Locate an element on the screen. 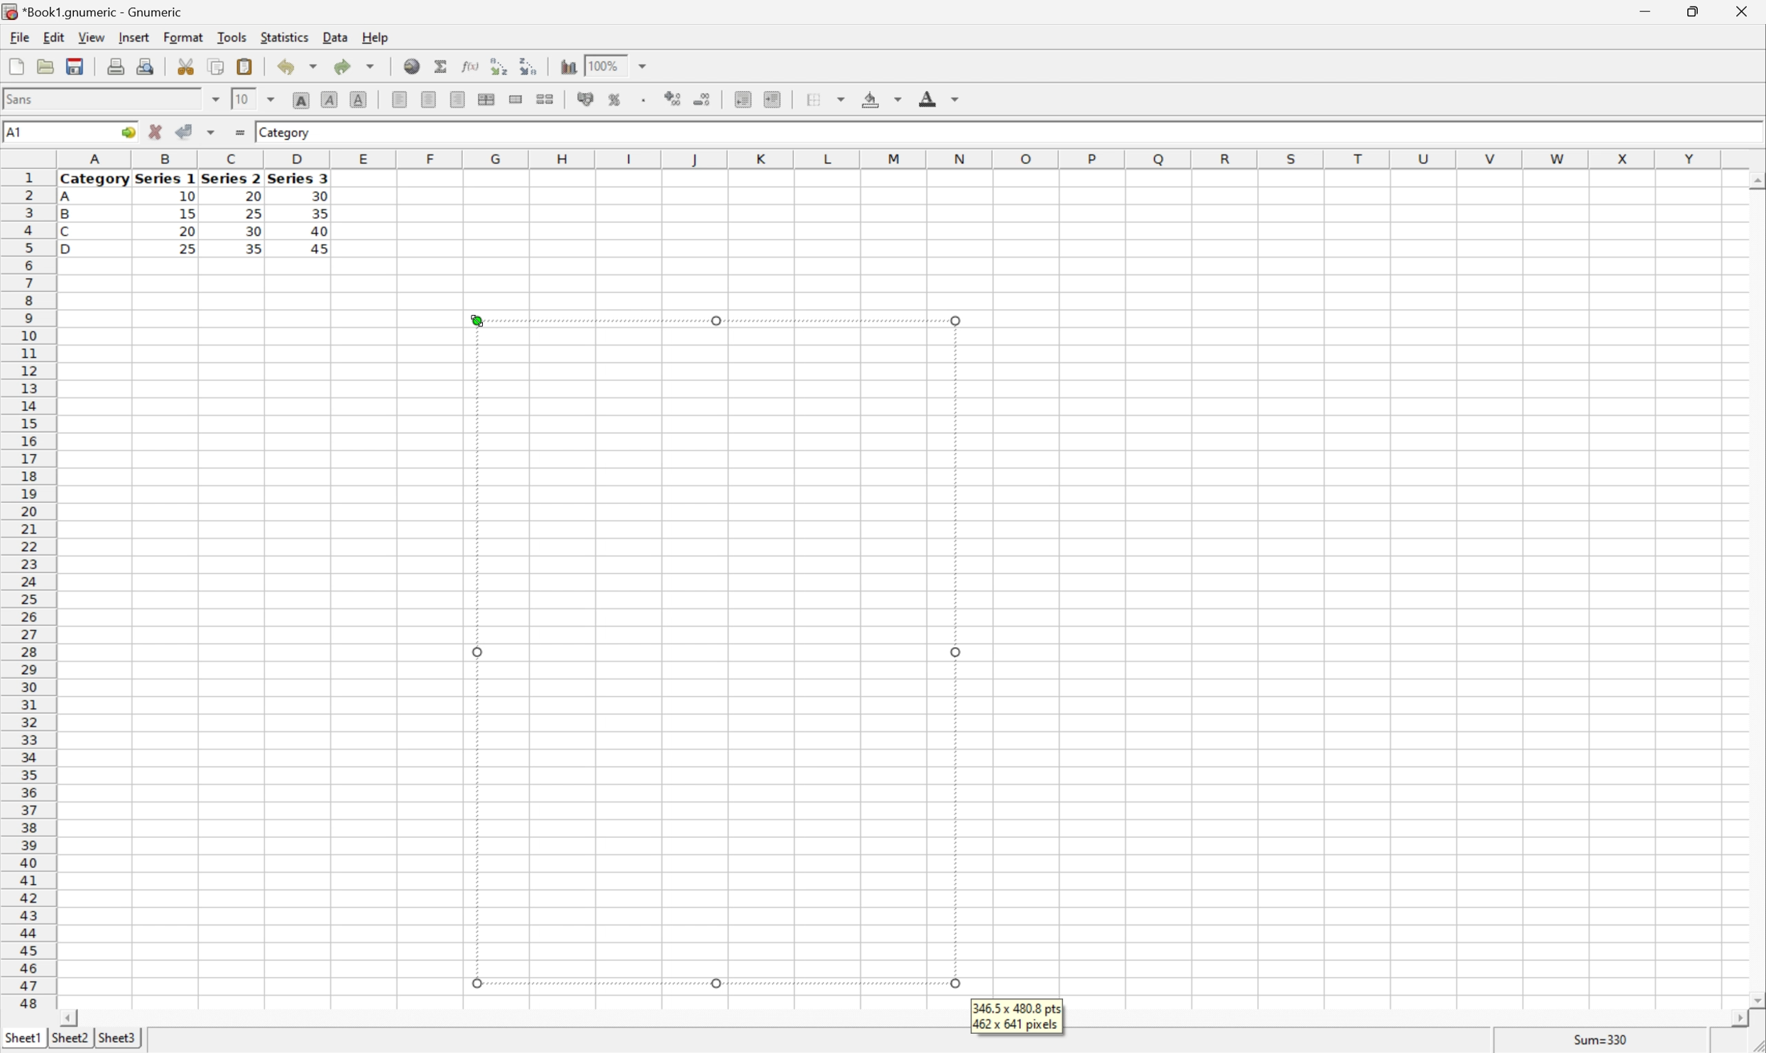 The image size is (1766, 1053). Series 2 is located at coordinates (230, 177).